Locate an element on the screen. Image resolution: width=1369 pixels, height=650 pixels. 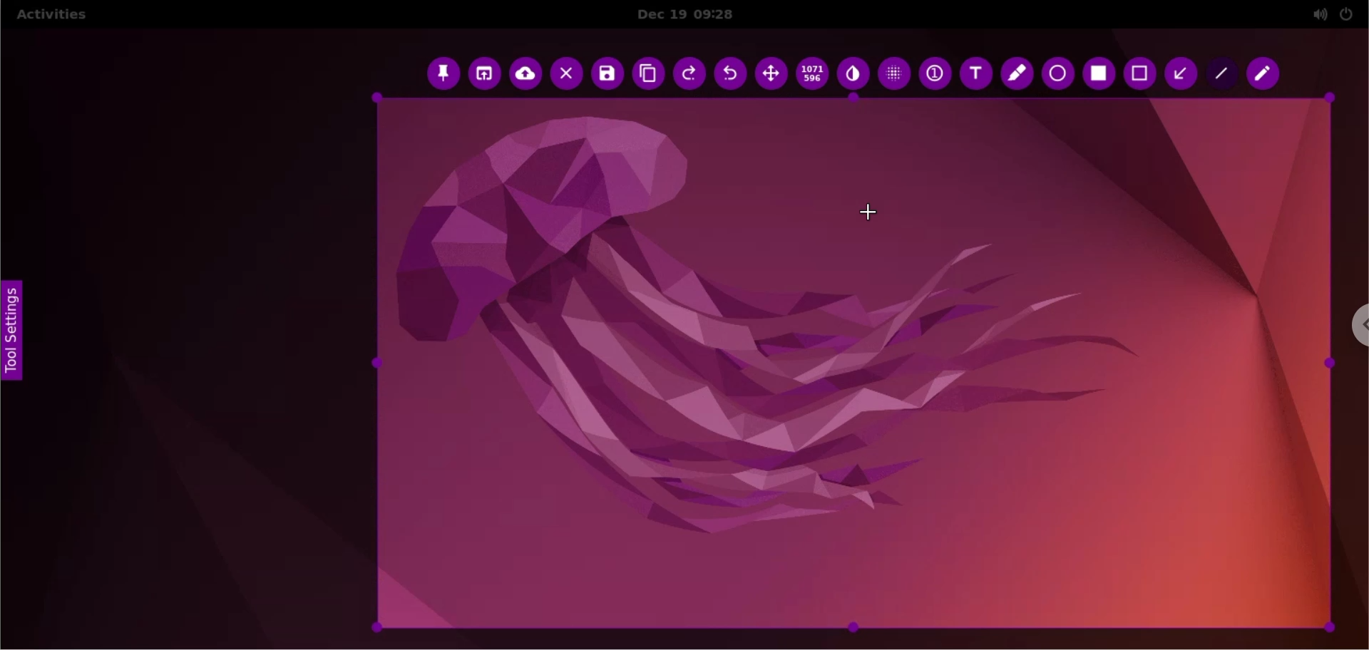
pin is located at coordinates (444, 75).